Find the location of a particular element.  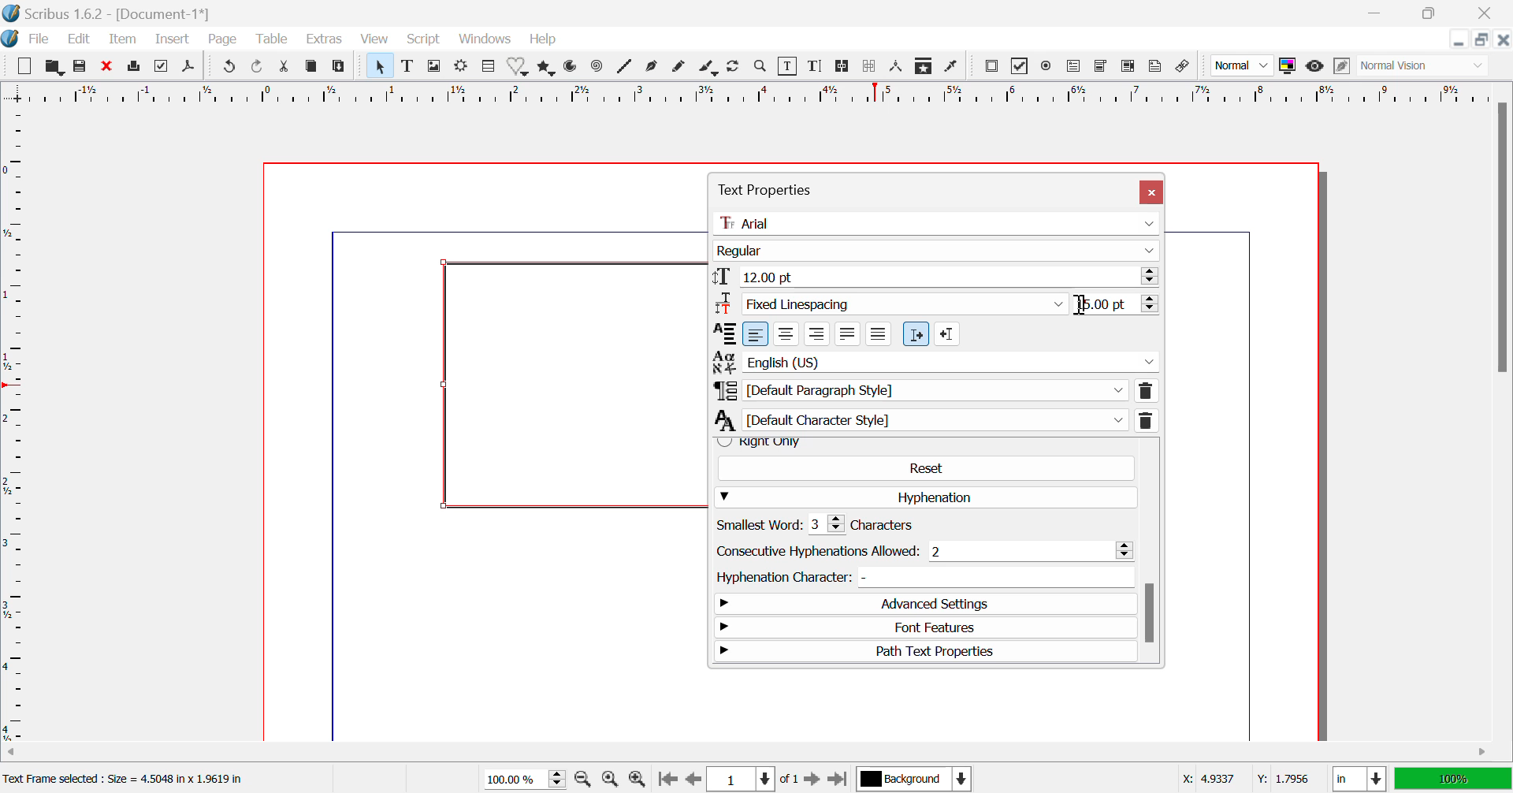

Freehand Line is located at coordinates (679, 69).